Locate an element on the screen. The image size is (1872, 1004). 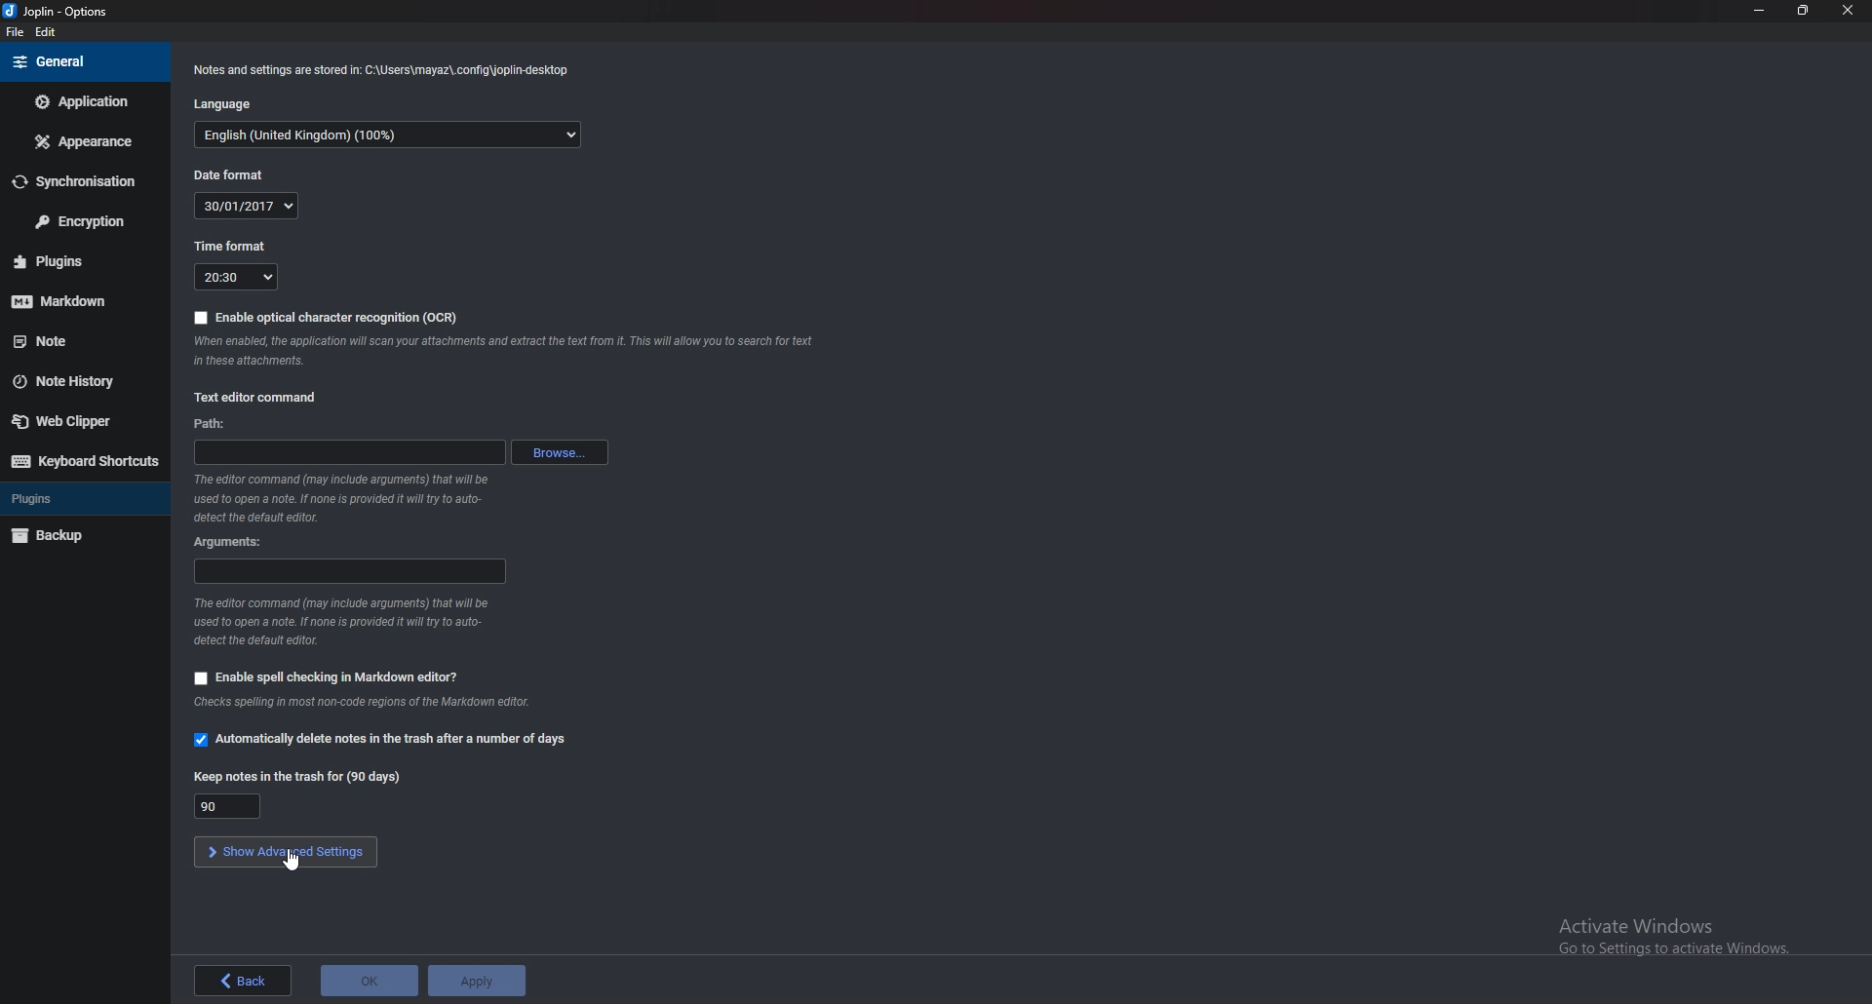
File is located at coordinates (16, 32).